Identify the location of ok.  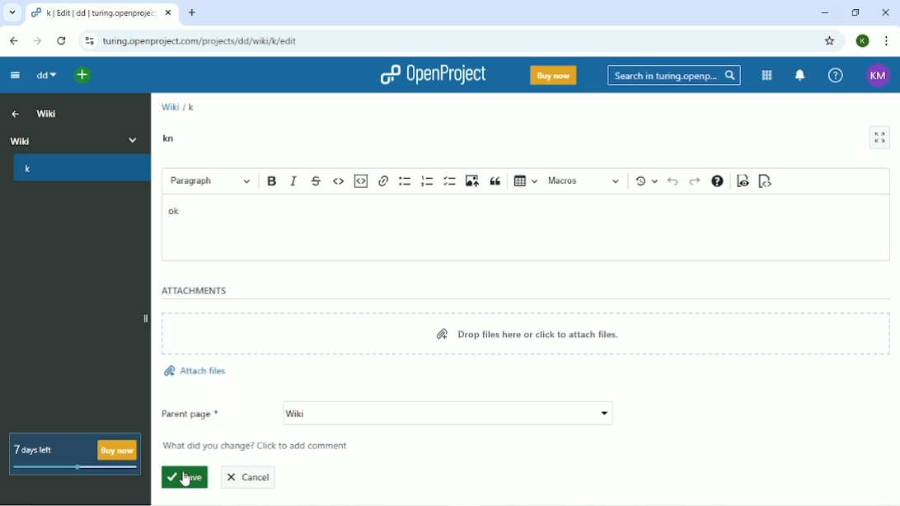
(176, 211).